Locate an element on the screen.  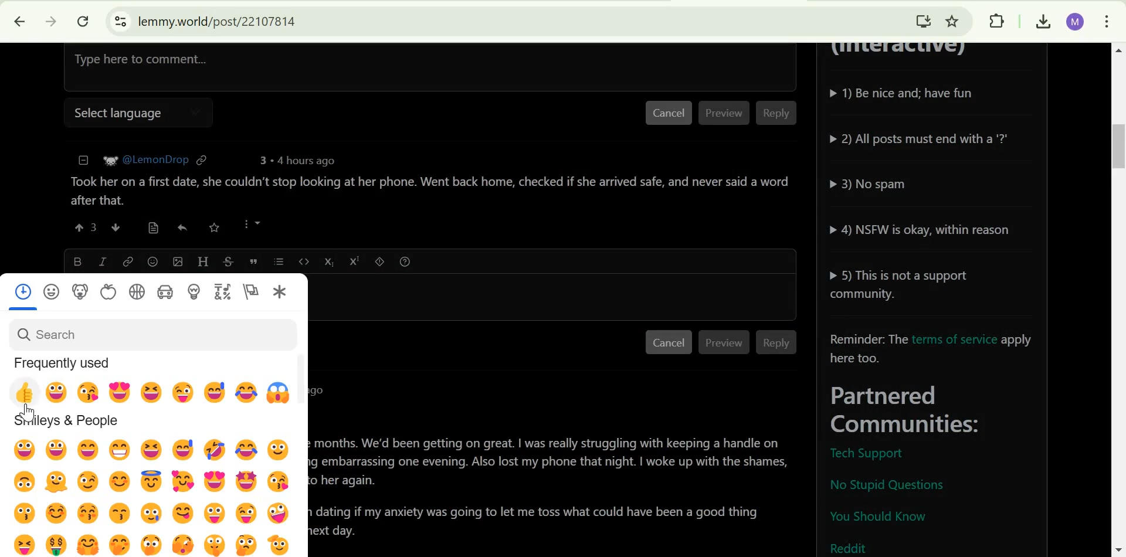
click to go forward, hold to see history is located at coordinates (48, 22).